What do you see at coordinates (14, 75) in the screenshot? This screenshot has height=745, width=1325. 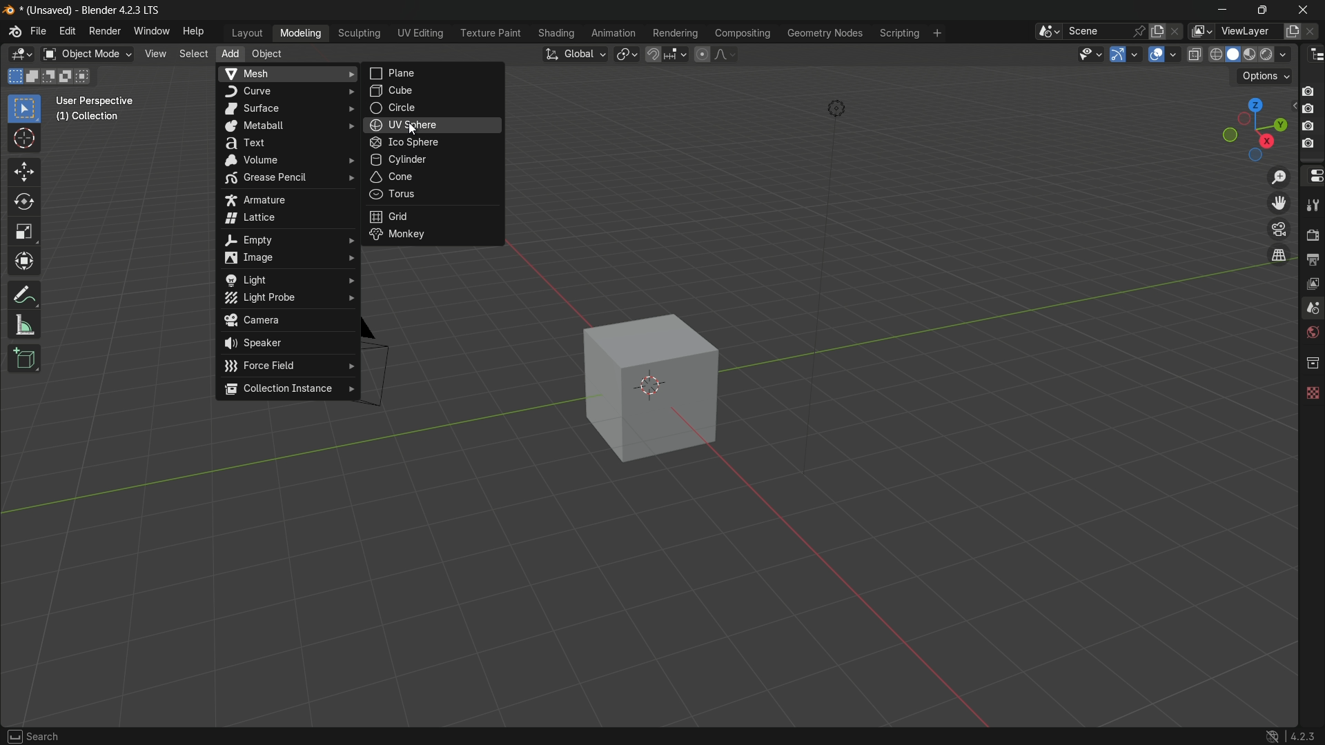 I see `select new selection` at bounding box center [14, 75].